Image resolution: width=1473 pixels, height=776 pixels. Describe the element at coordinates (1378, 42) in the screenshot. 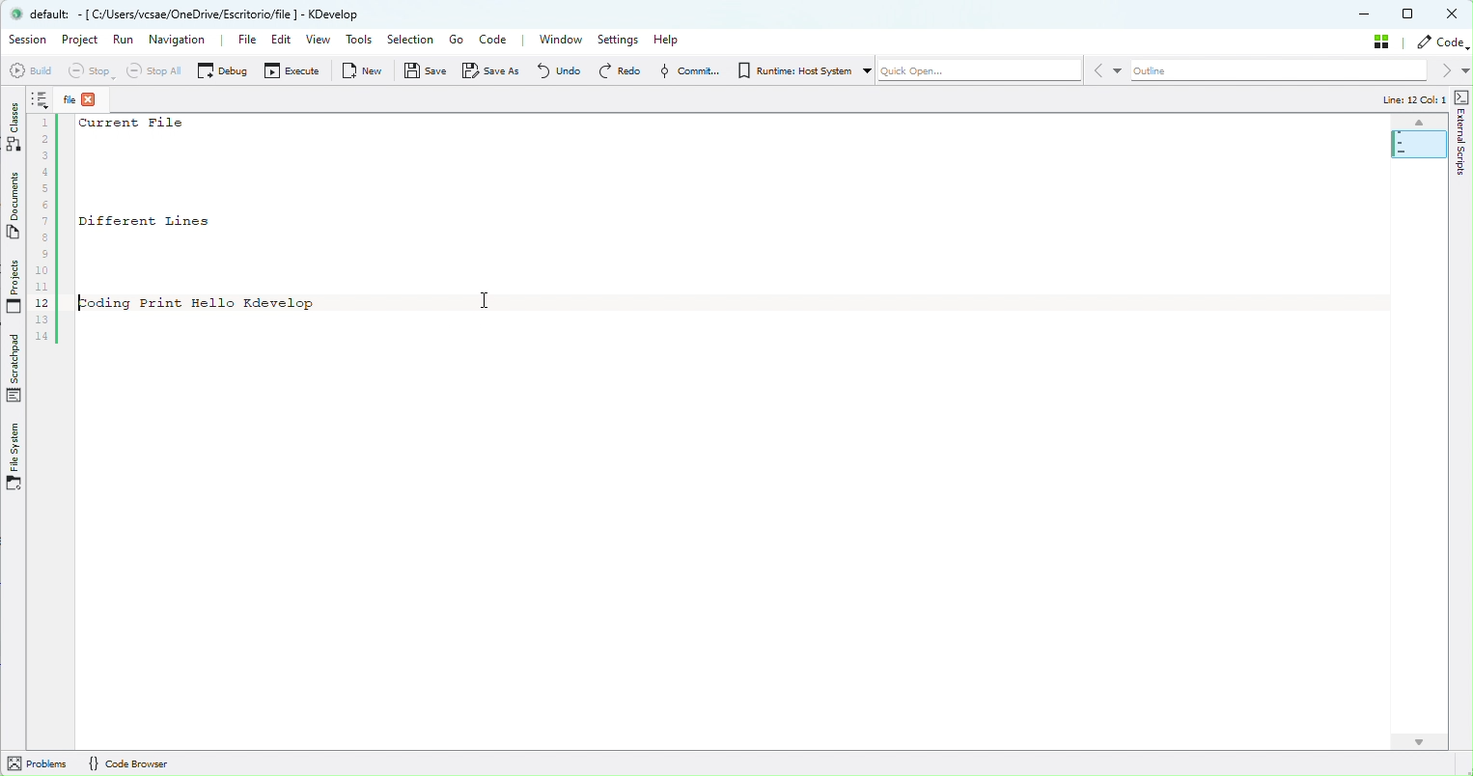

I see `Stash` at that location.